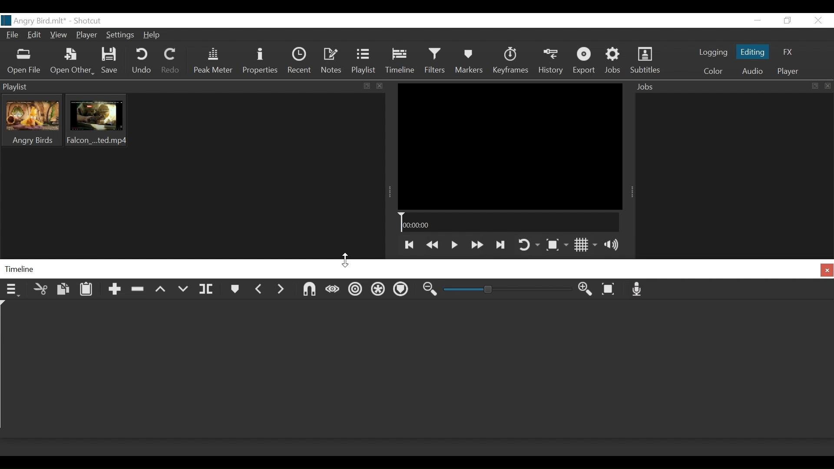  What do you see at coordinates (787, 20) in the screenshot?
I see `Restore` at bounding box center [787, 20].